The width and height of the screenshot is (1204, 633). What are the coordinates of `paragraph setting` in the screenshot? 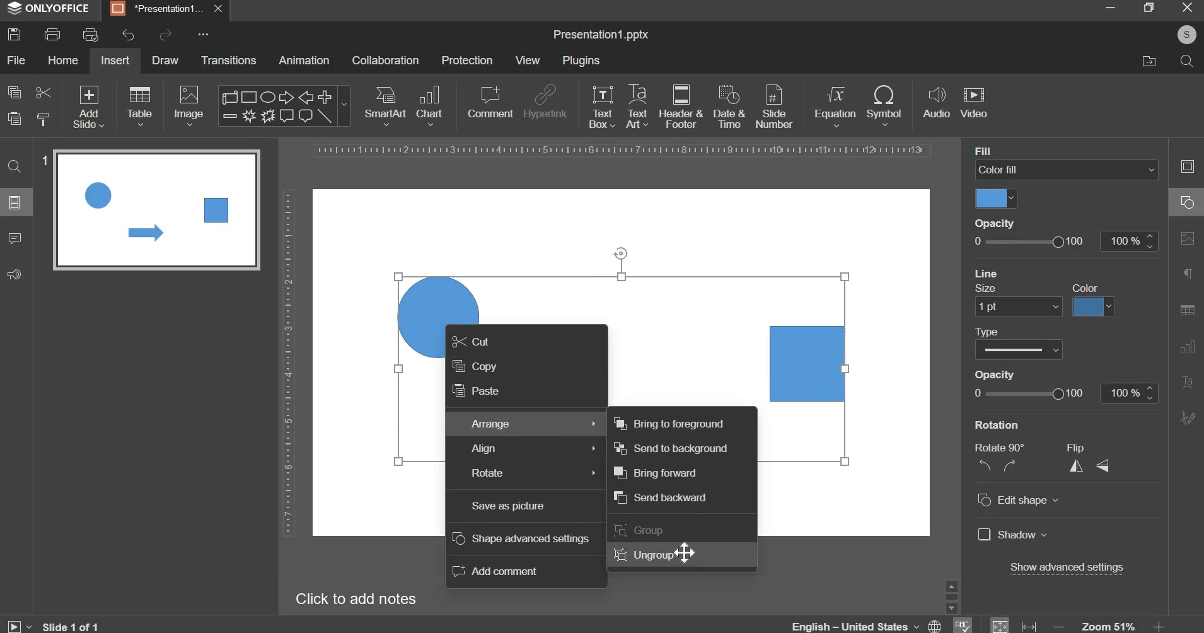 It's located at (1188, 276).